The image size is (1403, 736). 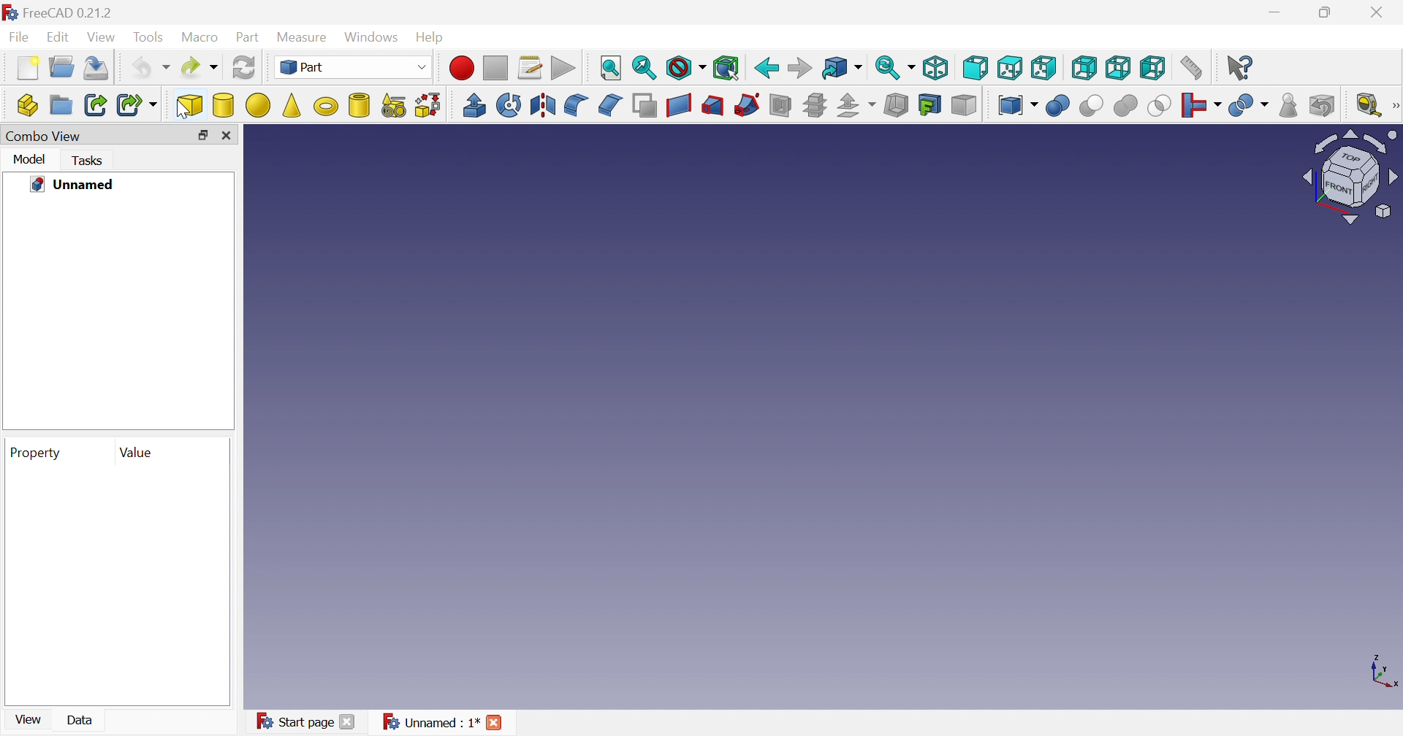 What do you see at coordinates (61, 65) in the screenshot?
I see `Open` at bounding box center [61, 65].